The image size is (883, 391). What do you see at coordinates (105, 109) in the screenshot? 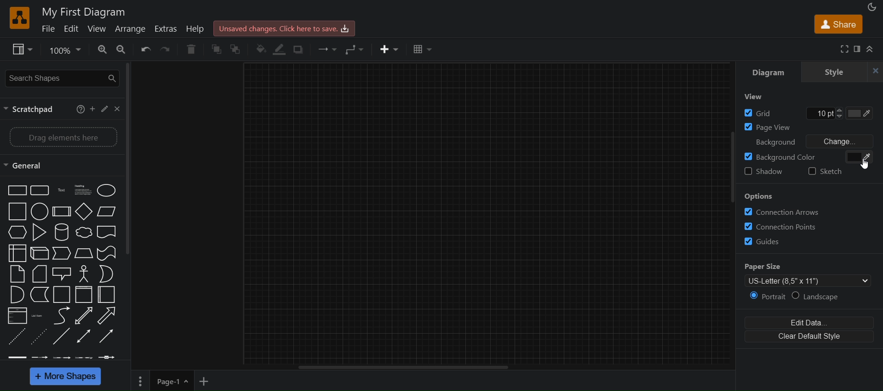
I see `edit` at bounding box center [105, 109].